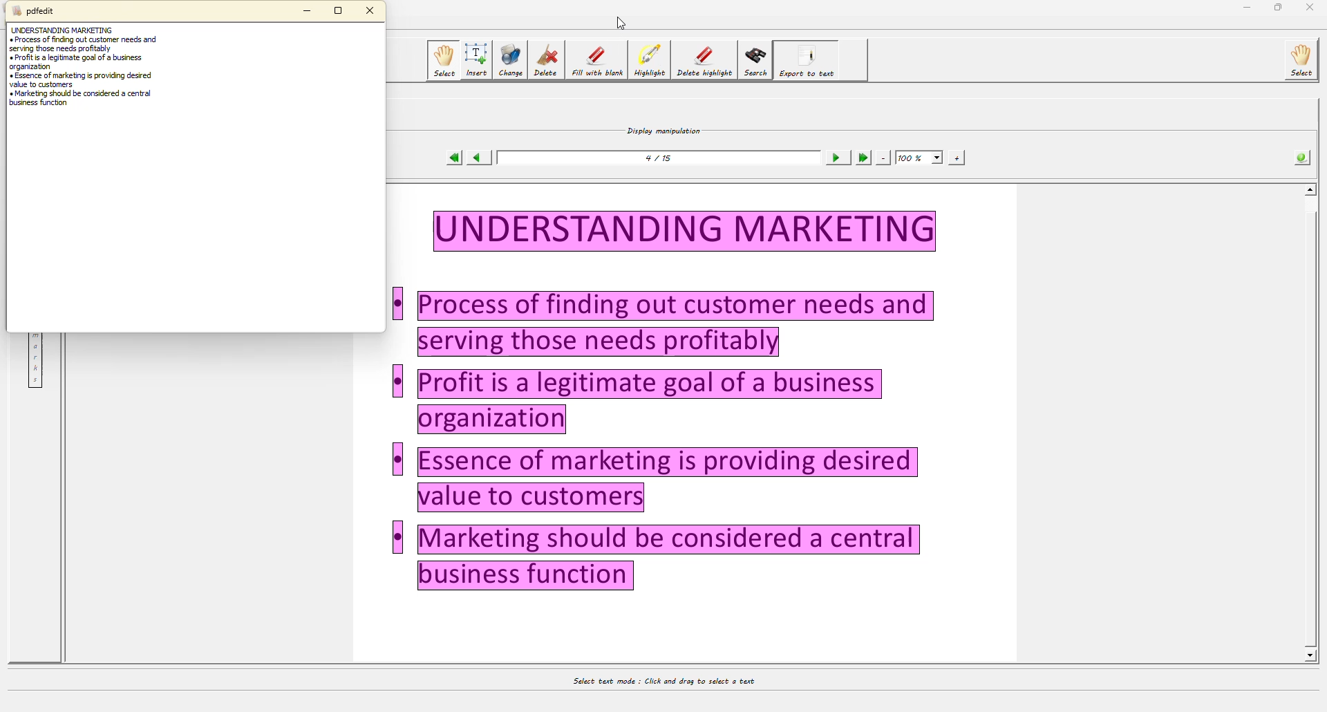 The height and width of the screenshot is (712, 1327). What do you see at coordinates (545, 62) in the screenshot?
I see `delete` at bounding box center [545, 62].